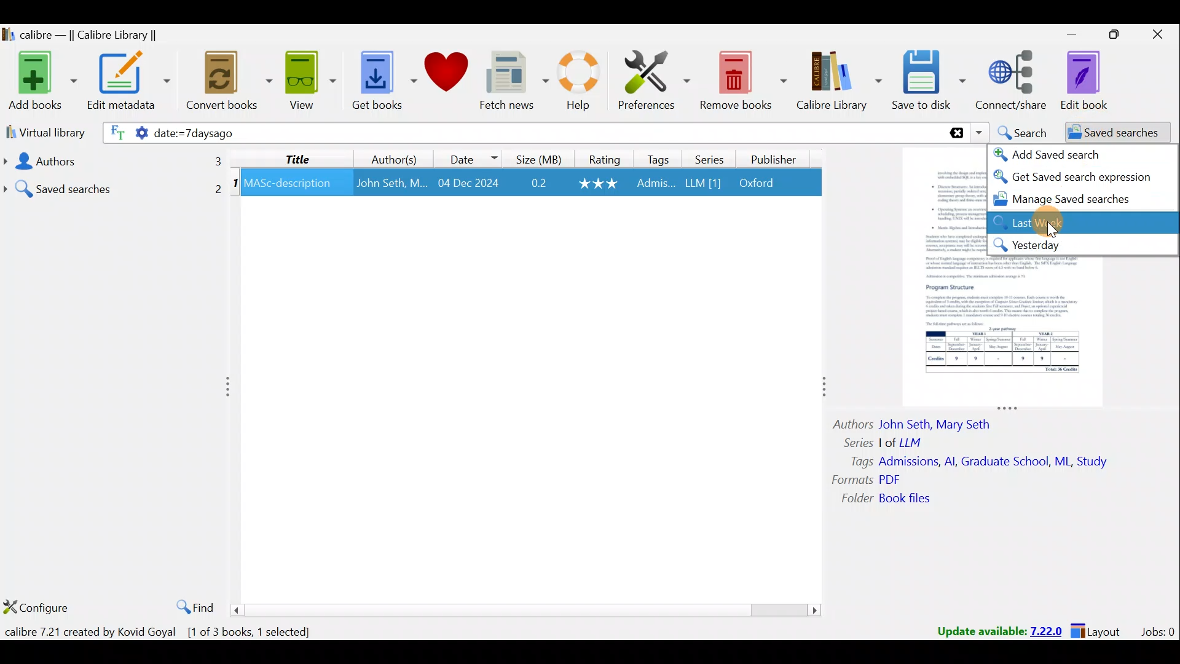 The image size is (1180, 664). I want to click on Donate, so click(446, 74).